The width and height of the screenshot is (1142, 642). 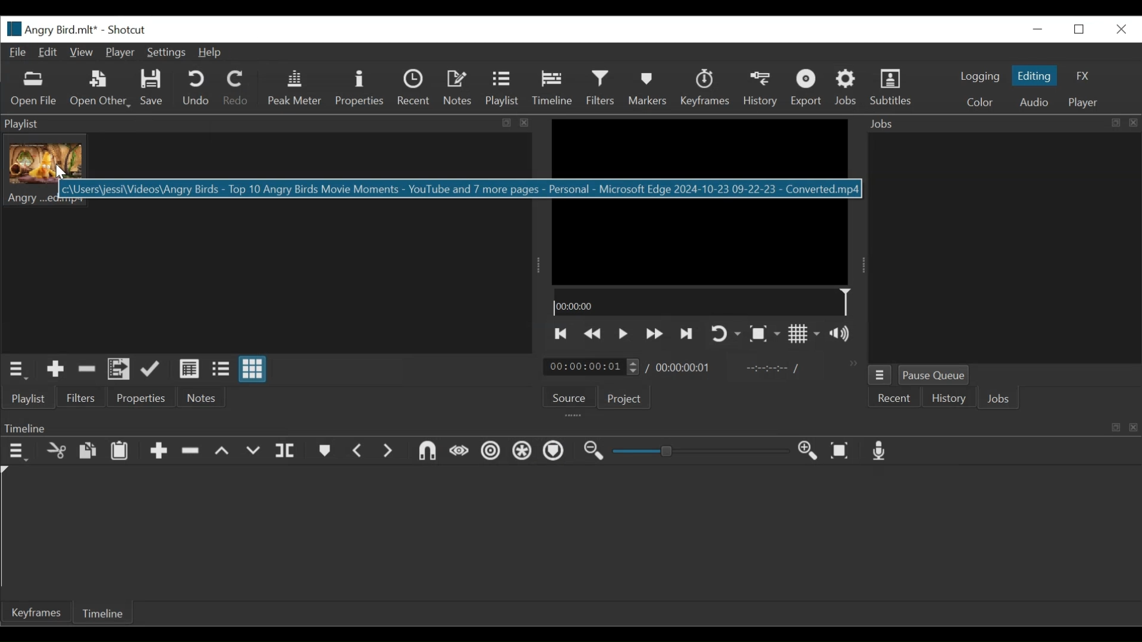 I want to click on Playlist, so click(x=501, y=89).